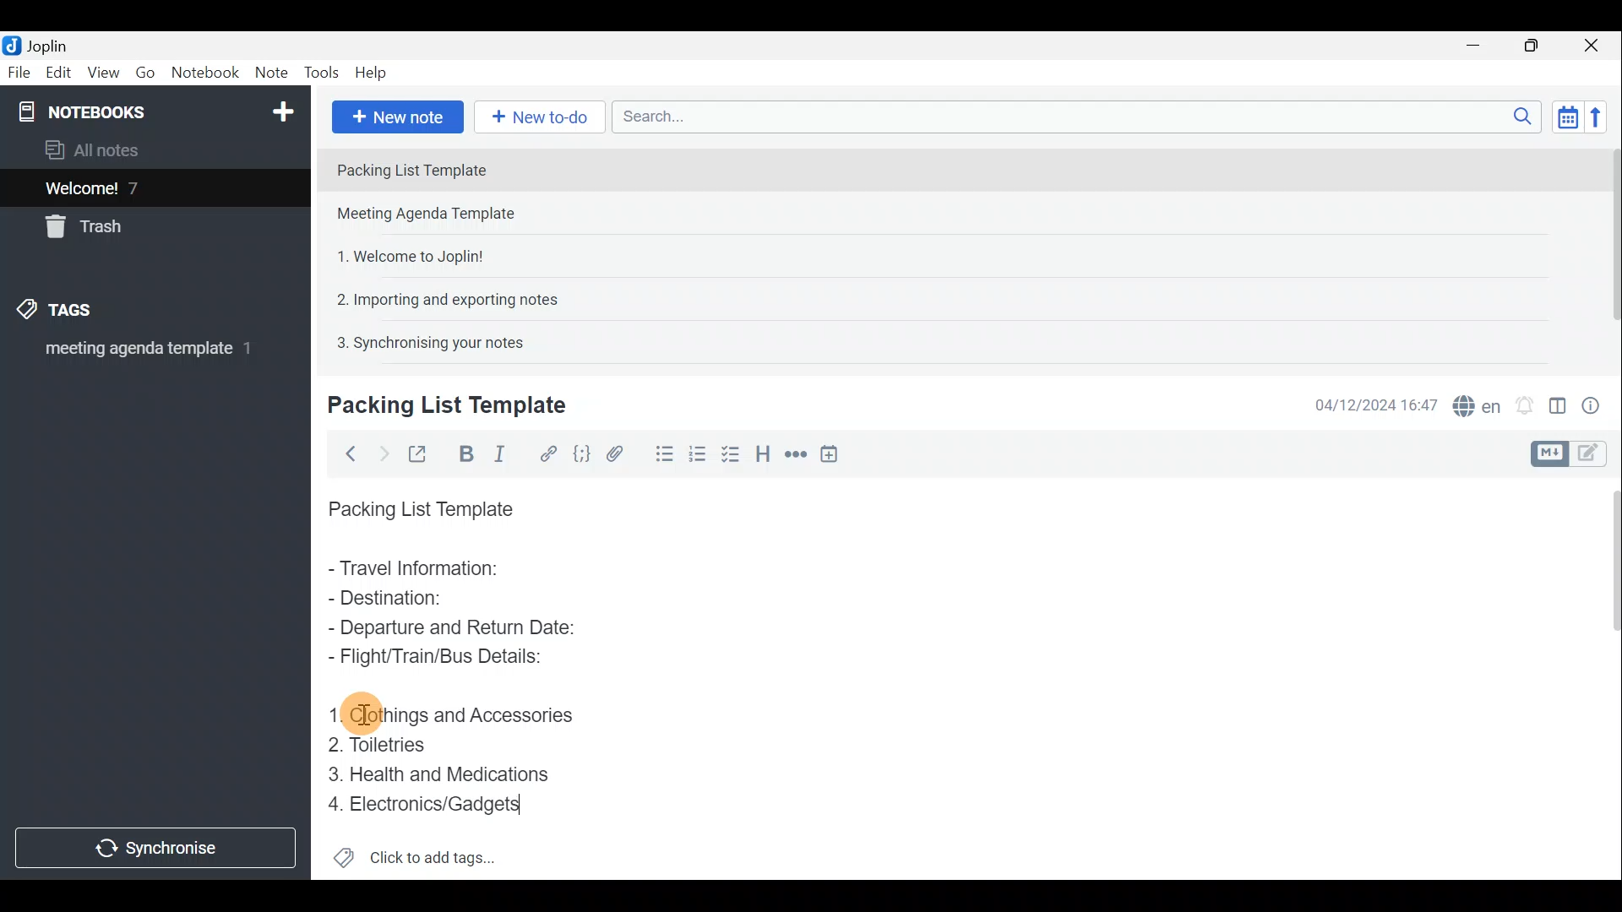  Describe the element at coordinates (1482, 48) in the screenshot. I see `Minimise` at that location.